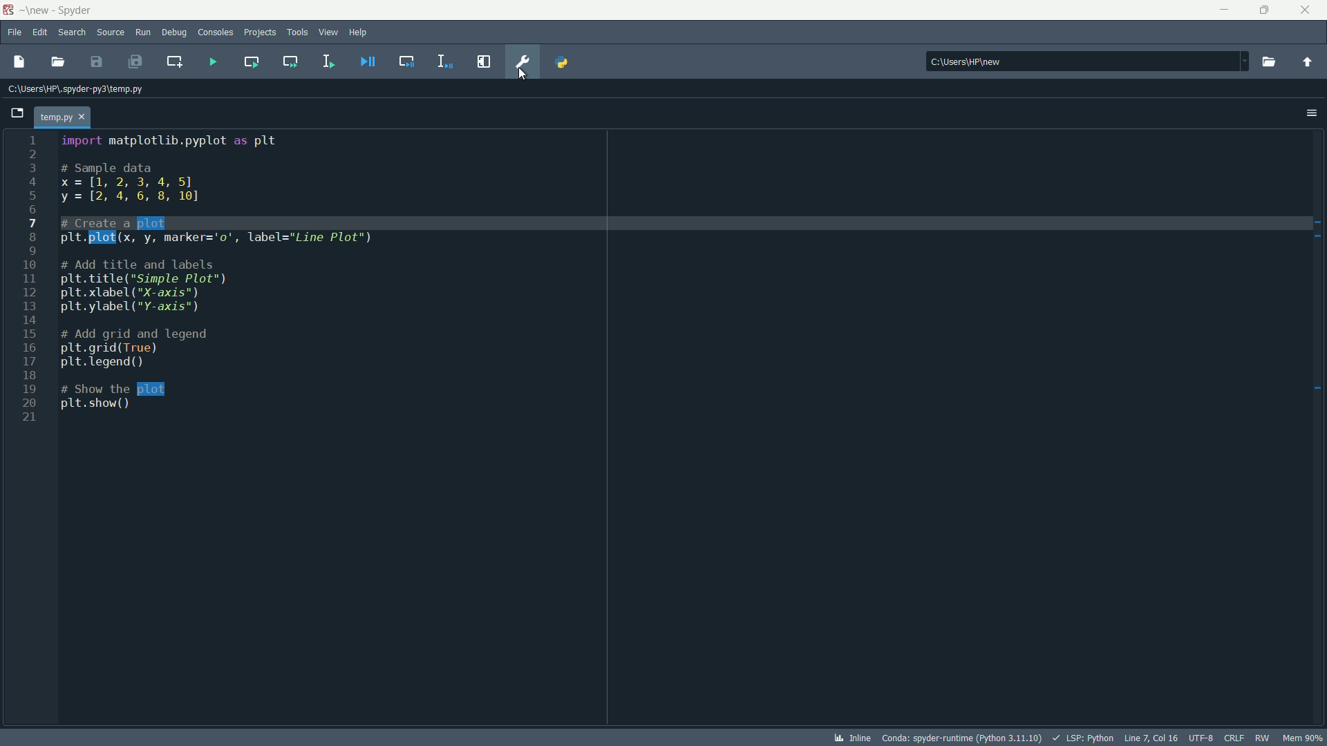 Image resolution: width=1327 pixels, height=746 pixels. Describe the element at coordinates (367, 61) in the screenshot. I see `debug file` at that location.